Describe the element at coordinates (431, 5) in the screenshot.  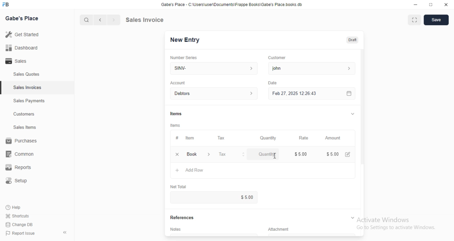
I see `Expand` at that location.